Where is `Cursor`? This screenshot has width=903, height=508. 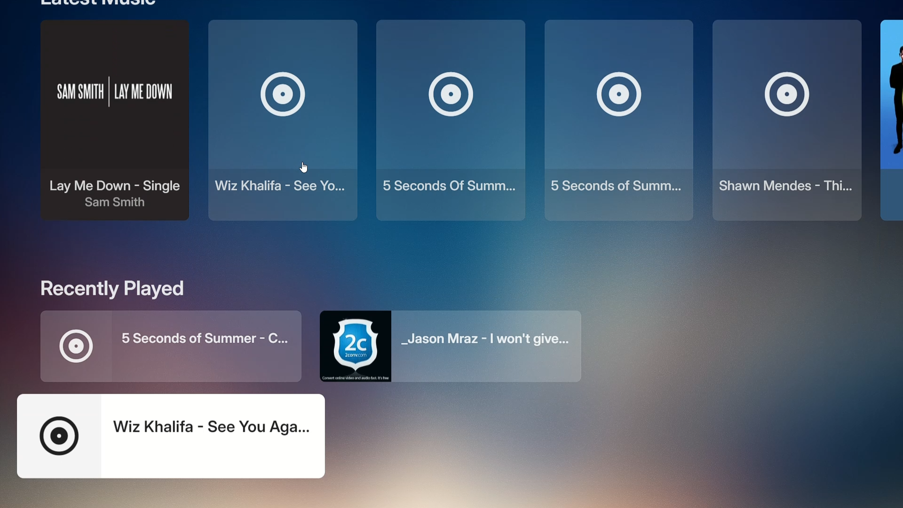
Cursor is located at coordinates (306, 167).